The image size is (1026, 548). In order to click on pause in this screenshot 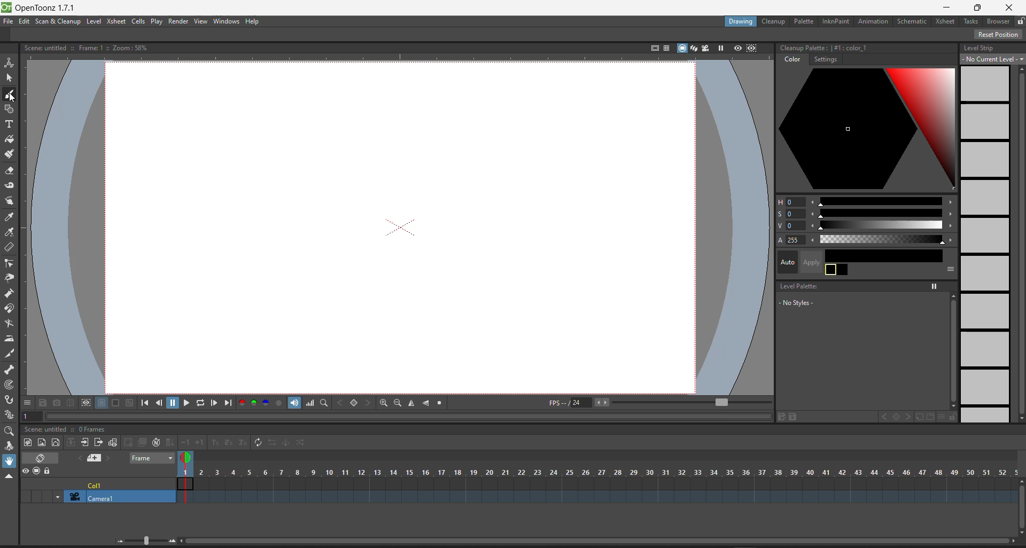, I will do `click(174, 403)`.